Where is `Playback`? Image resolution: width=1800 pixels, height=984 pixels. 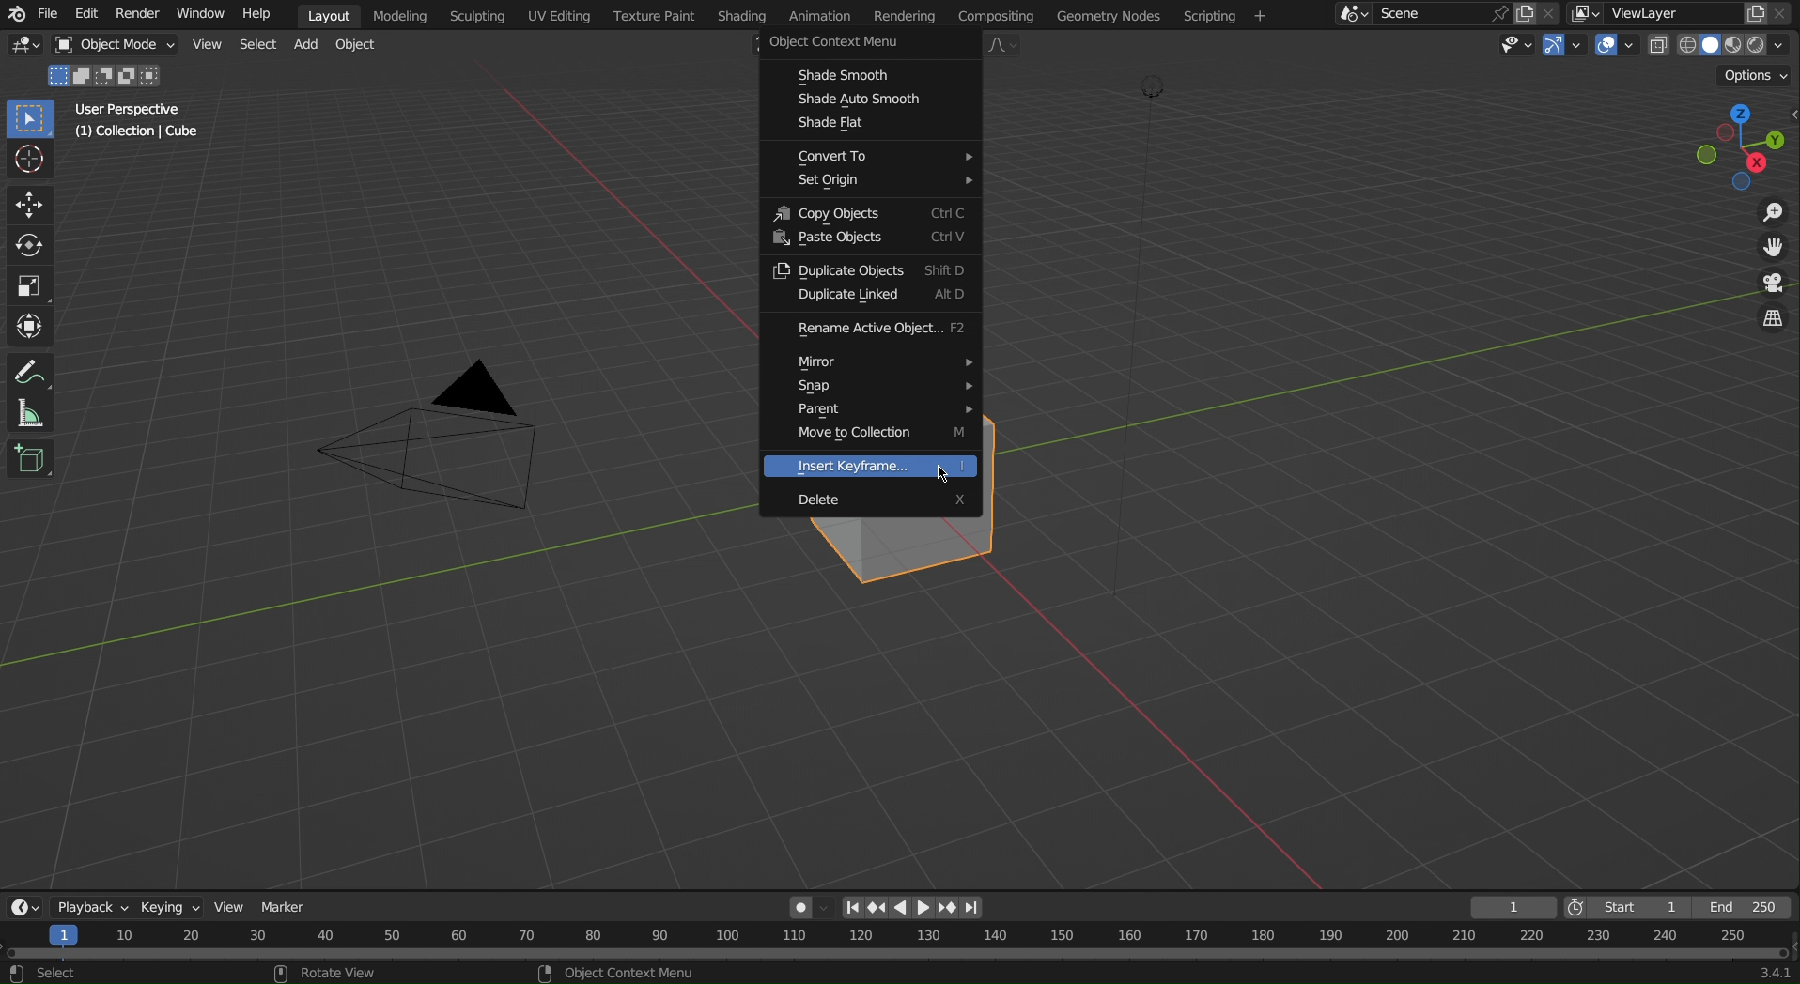
Playback is located at coordinates (94, 903).